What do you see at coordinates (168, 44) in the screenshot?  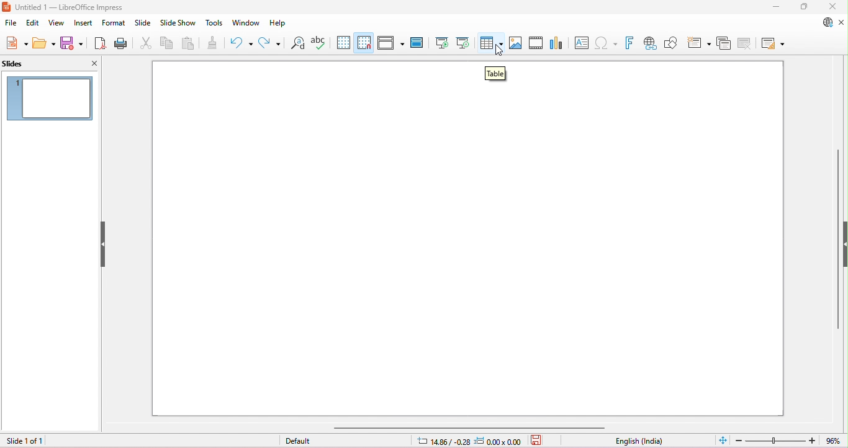 I see `copy` at bounding box center [168, 44].